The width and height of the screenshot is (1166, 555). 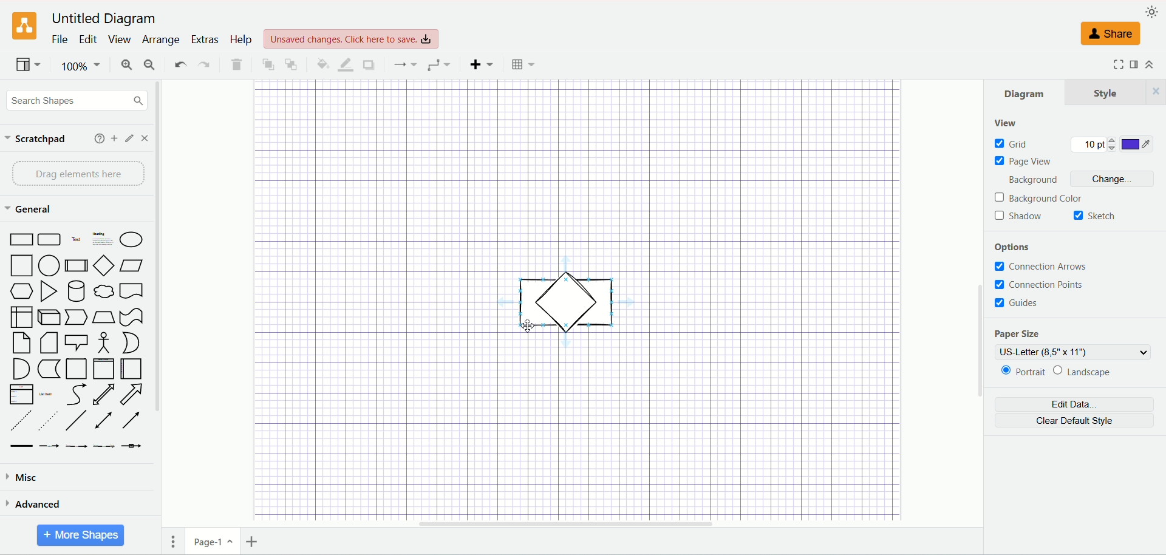 I want to click on link, so click(x=19, y=446).